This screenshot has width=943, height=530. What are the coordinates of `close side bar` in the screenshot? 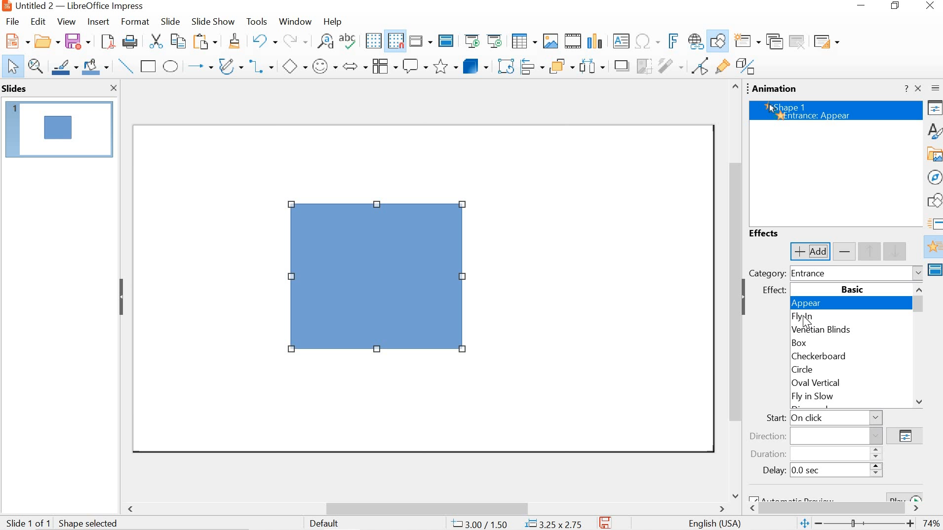 It's located at (918, 88).